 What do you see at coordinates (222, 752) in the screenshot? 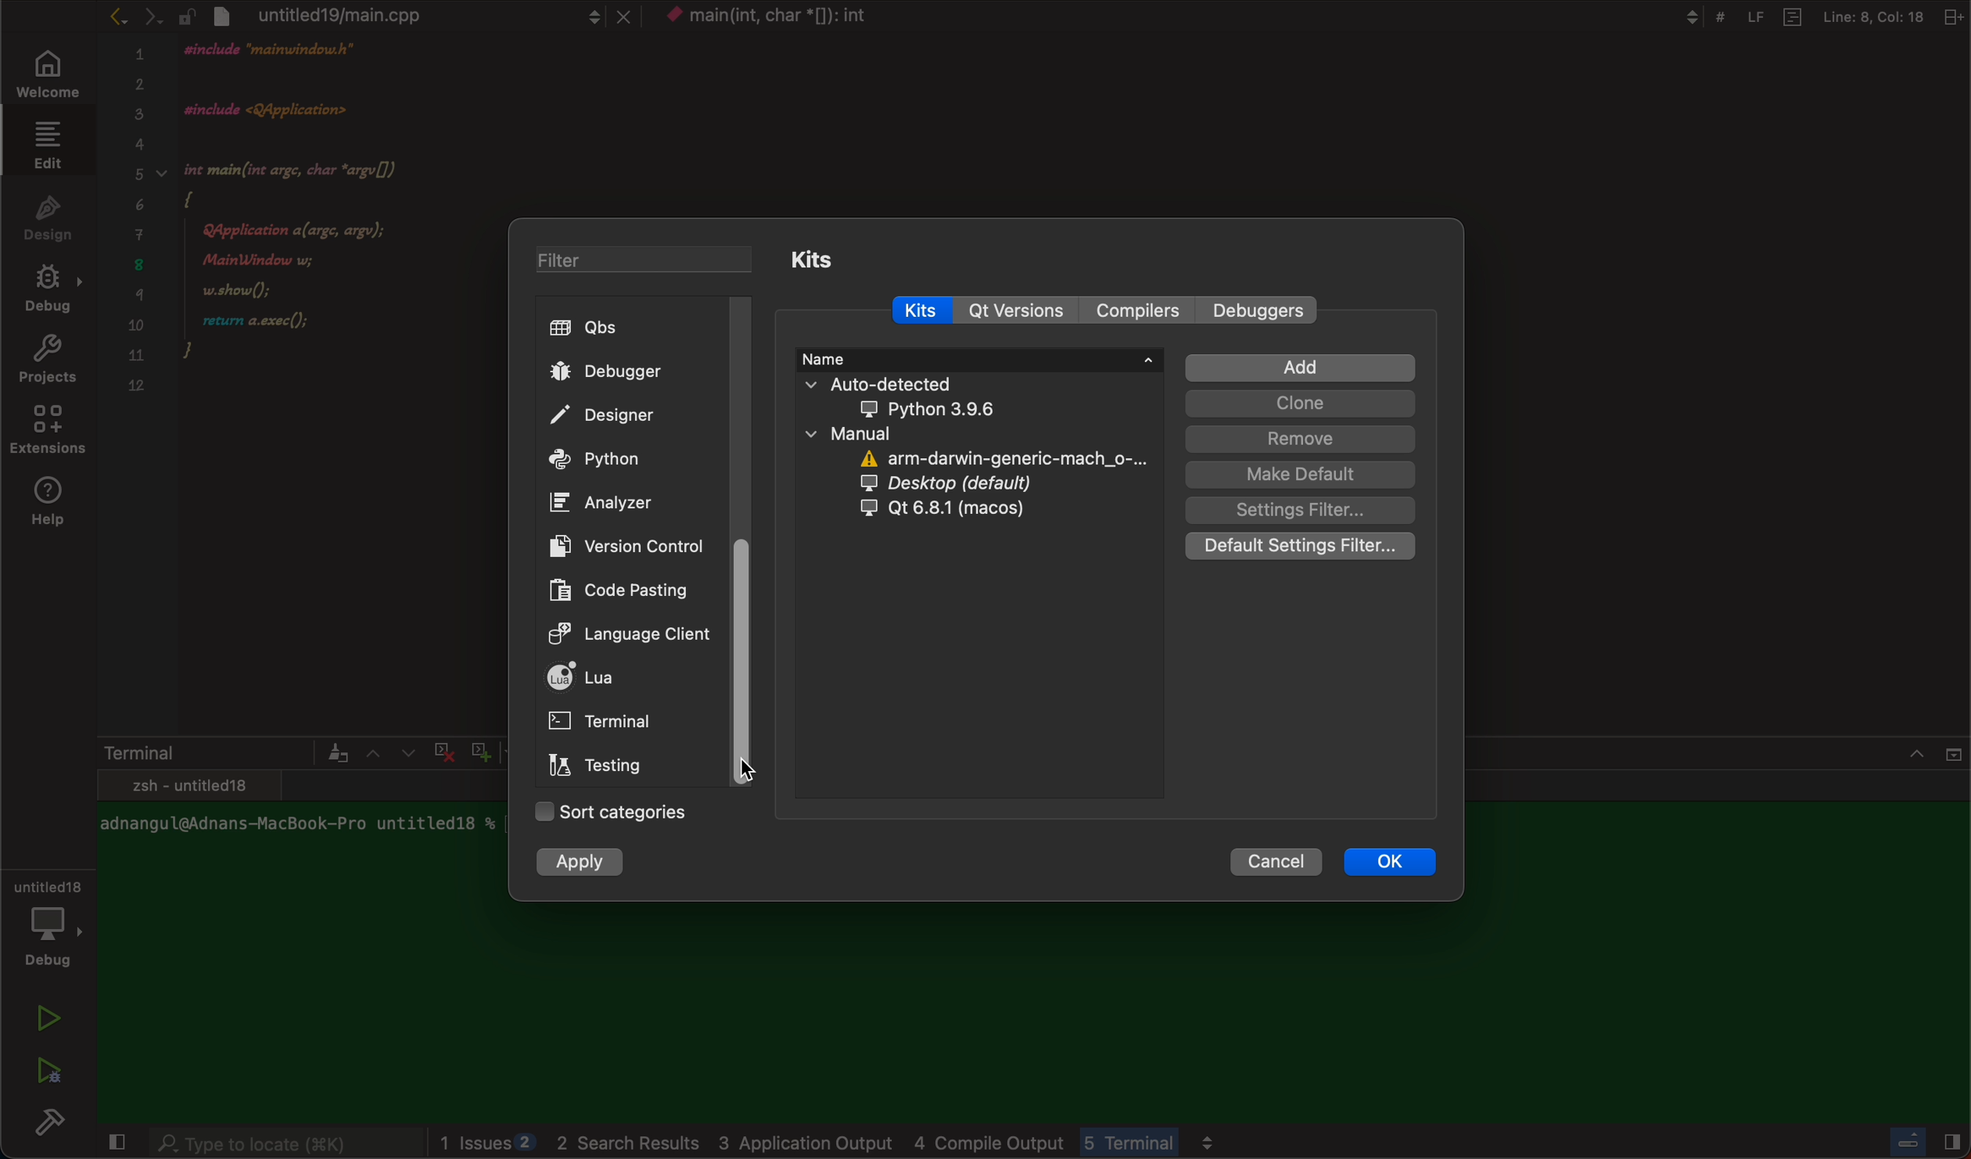
I see `terminal` at bounding box center [222, 752].